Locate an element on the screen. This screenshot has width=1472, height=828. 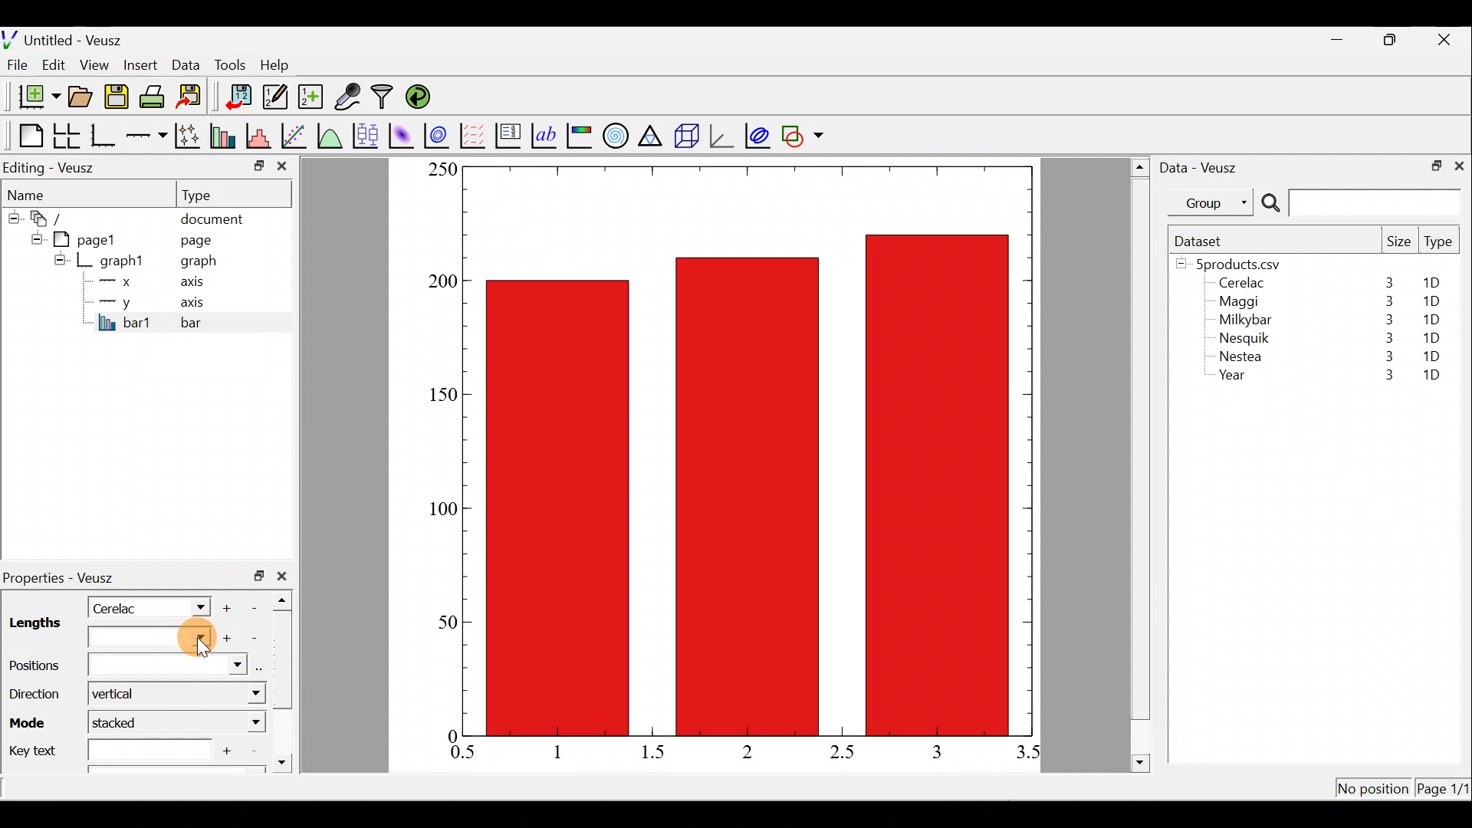
Histogram of a dataset is located at coordinates (263, 136).